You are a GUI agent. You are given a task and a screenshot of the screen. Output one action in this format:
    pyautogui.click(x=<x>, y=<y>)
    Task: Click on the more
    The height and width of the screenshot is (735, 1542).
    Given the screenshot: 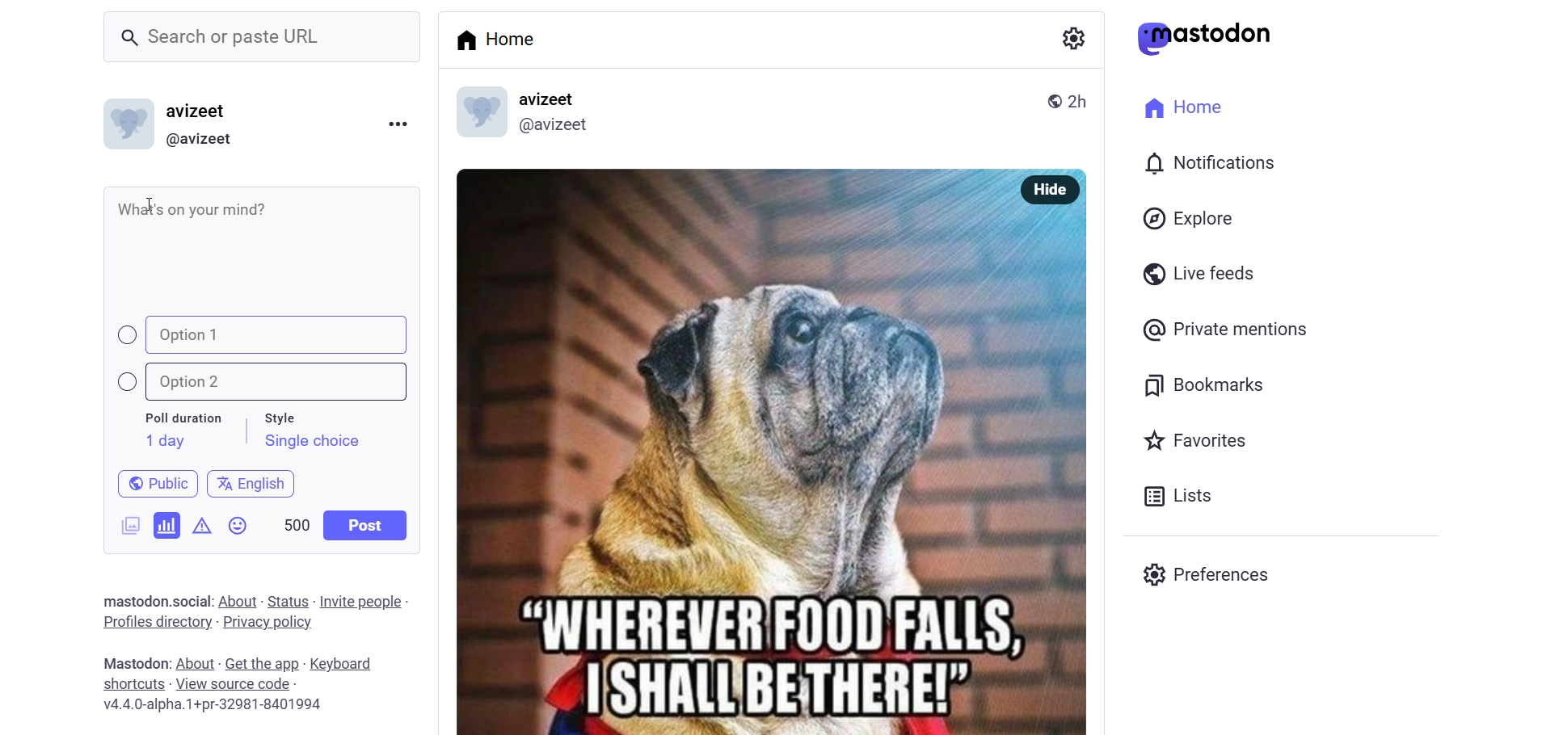 What is the action you would take?
    pyautogui.click(x=397, y=122)
    